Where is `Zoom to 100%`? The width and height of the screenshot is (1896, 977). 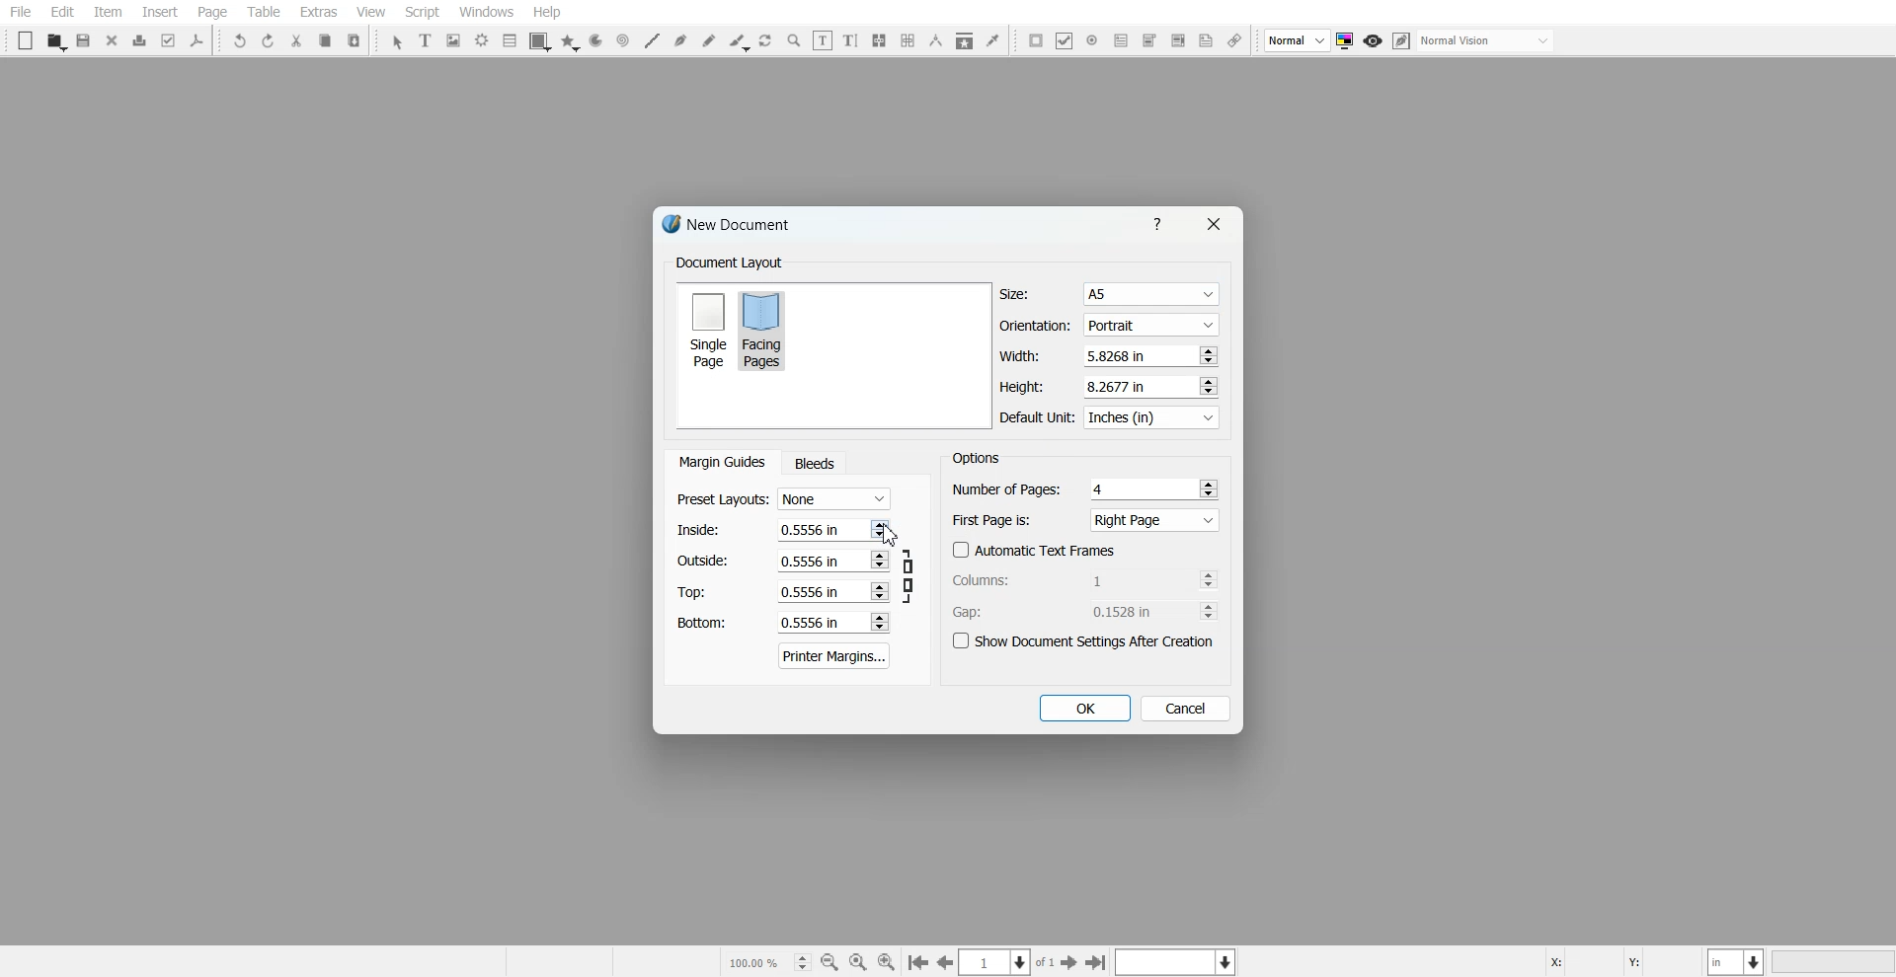
Zoom to 100% is located at coordinates (858, 961).